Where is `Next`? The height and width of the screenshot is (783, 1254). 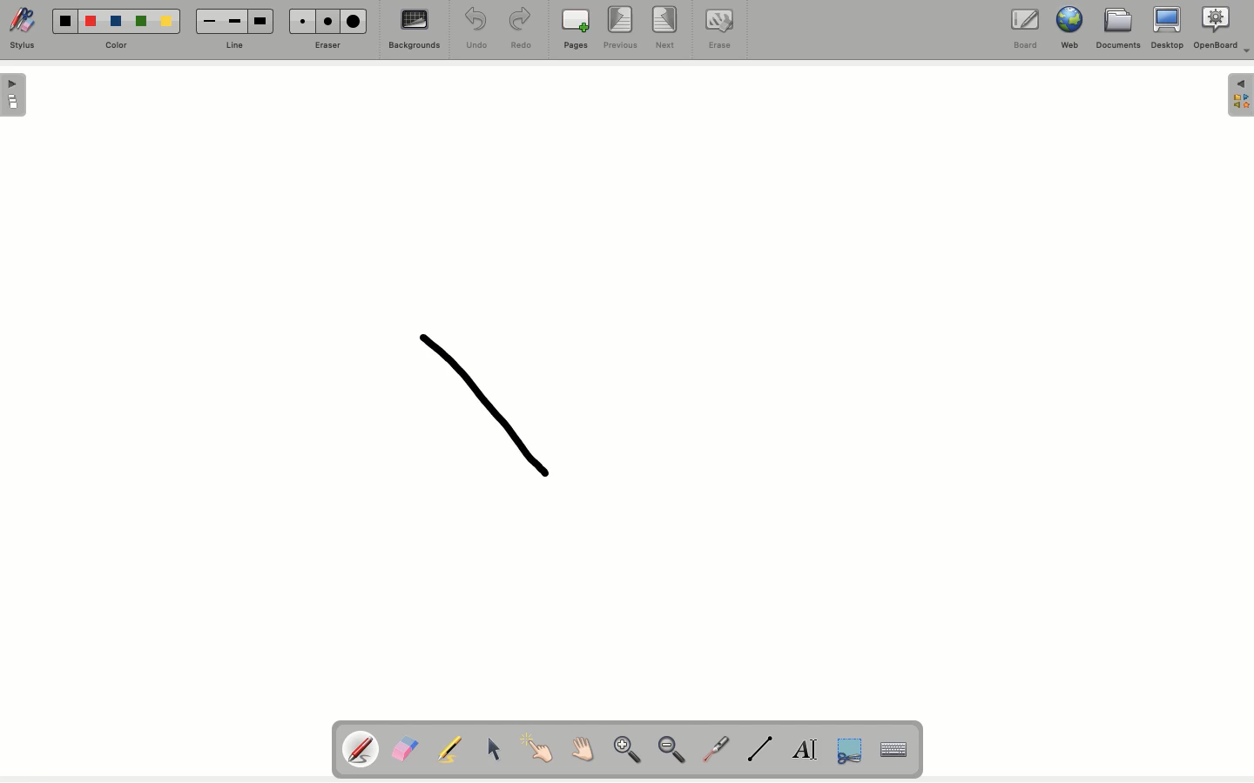 Next is located at coordinates (666, 27).